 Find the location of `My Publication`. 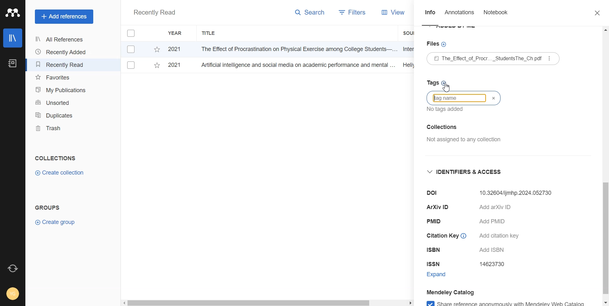

My Publication is located at coordinates (62, 90).